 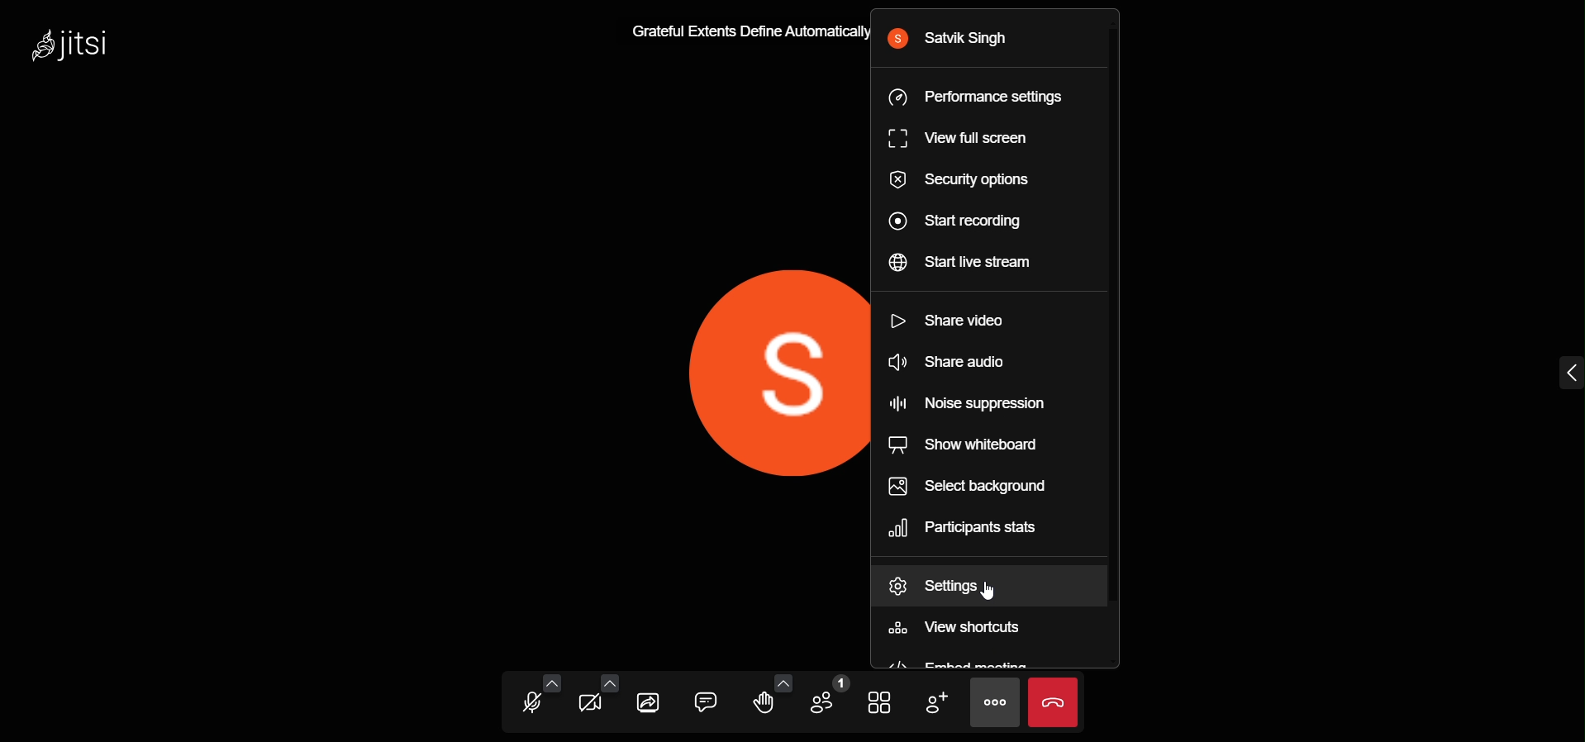 What do you see at coordinates (956, 321) in the screenshot?
I see `share video` at bounding box center [956, 321].